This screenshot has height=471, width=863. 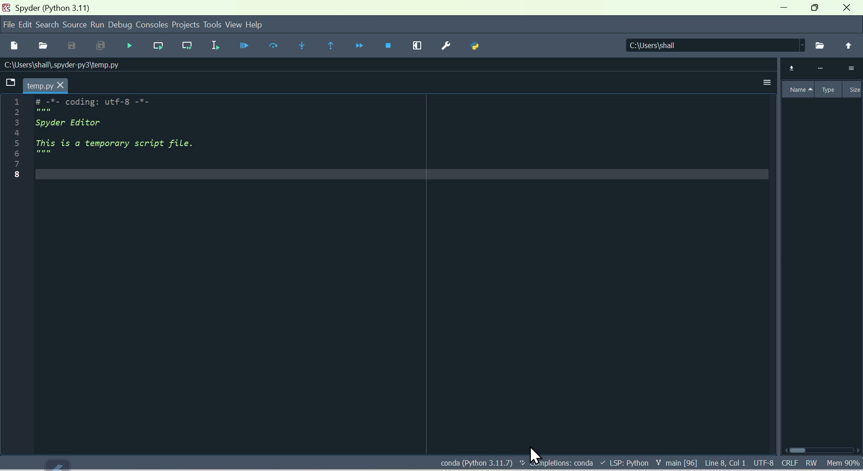 What do you see at coordinates (259, 27) in the screenshot?
I see `help` at bounding box center [259, 27].